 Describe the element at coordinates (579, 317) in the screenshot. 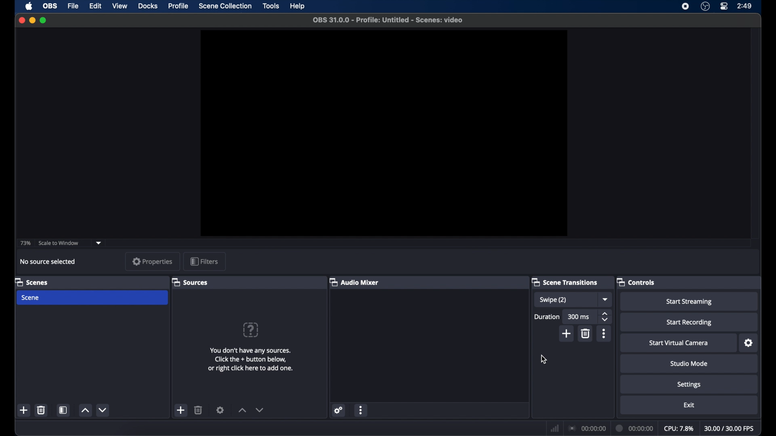

I see `300 ms` at that location.